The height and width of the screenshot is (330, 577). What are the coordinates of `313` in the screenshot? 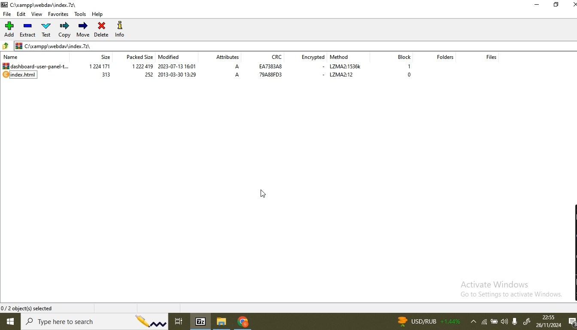 It's located at (107, 75).